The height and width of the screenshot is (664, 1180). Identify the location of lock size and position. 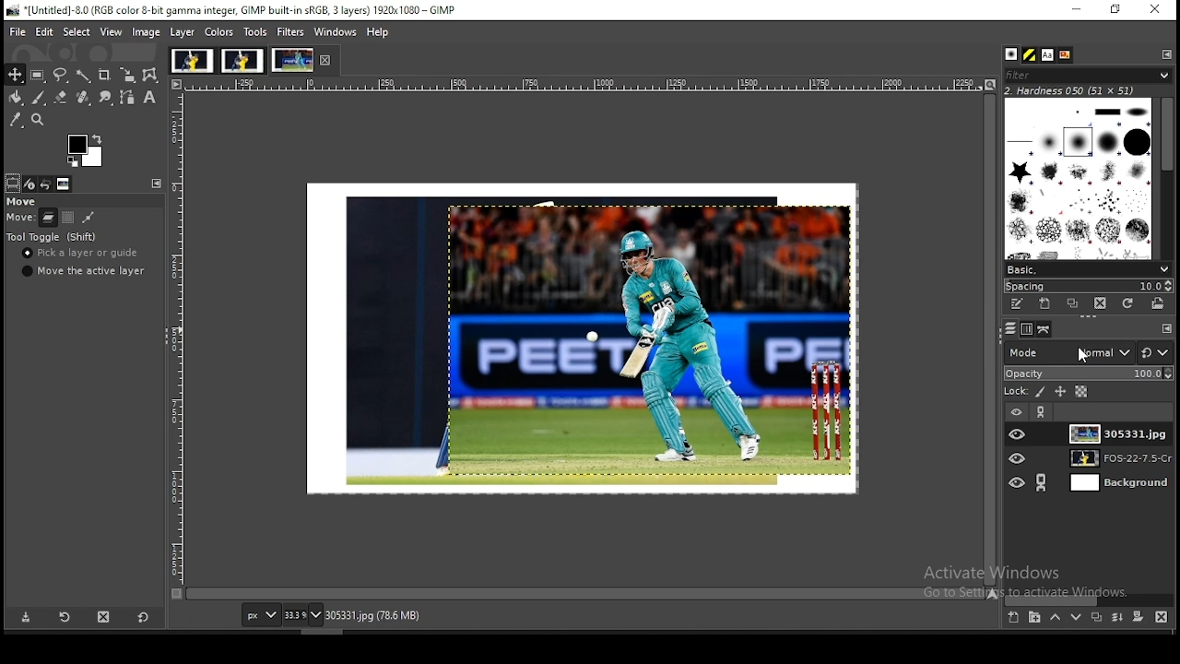
(1059, 392).